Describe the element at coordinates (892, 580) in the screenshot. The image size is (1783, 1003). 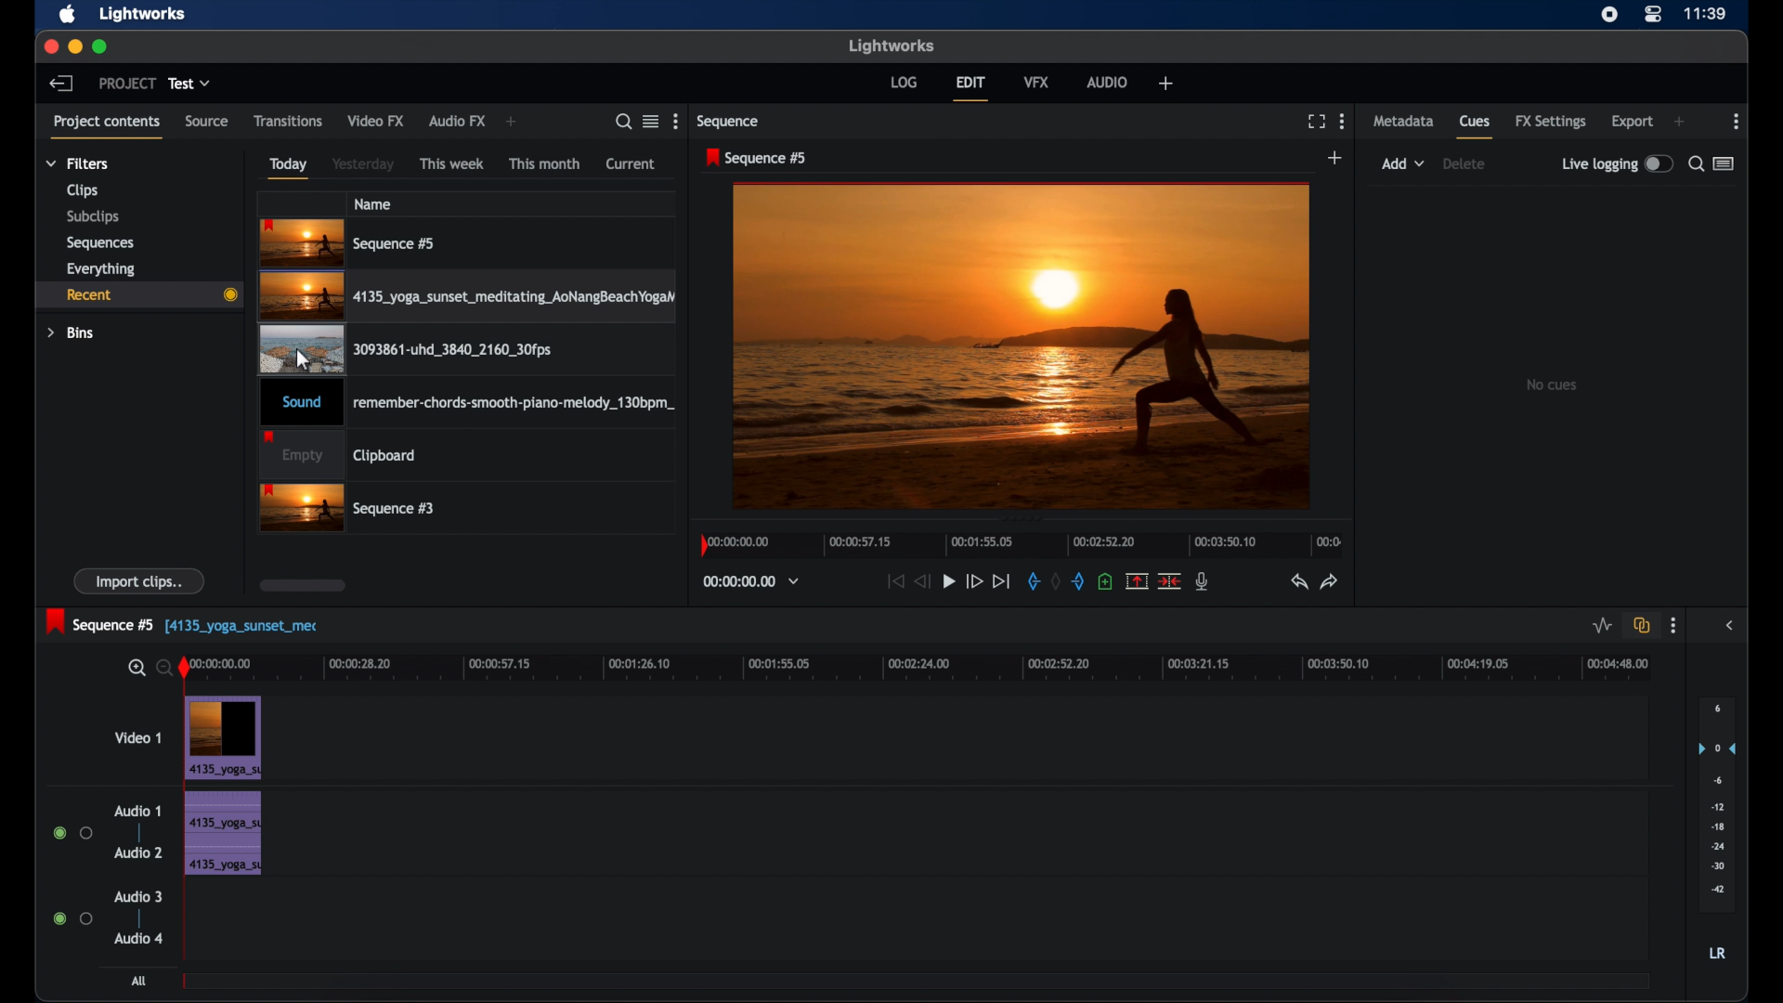
I see `jump to start` at that location.